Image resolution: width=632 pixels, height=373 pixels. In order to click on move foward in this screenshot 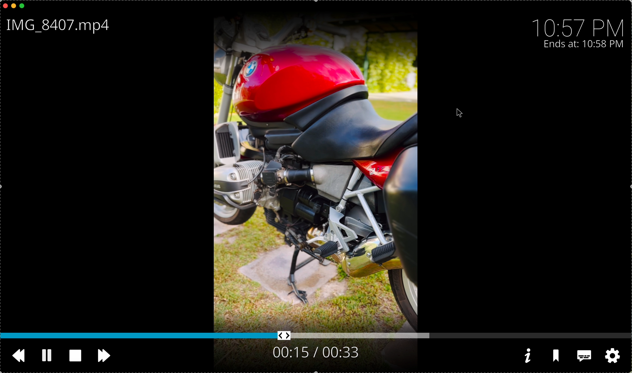, I will do `click(104, 356)`.